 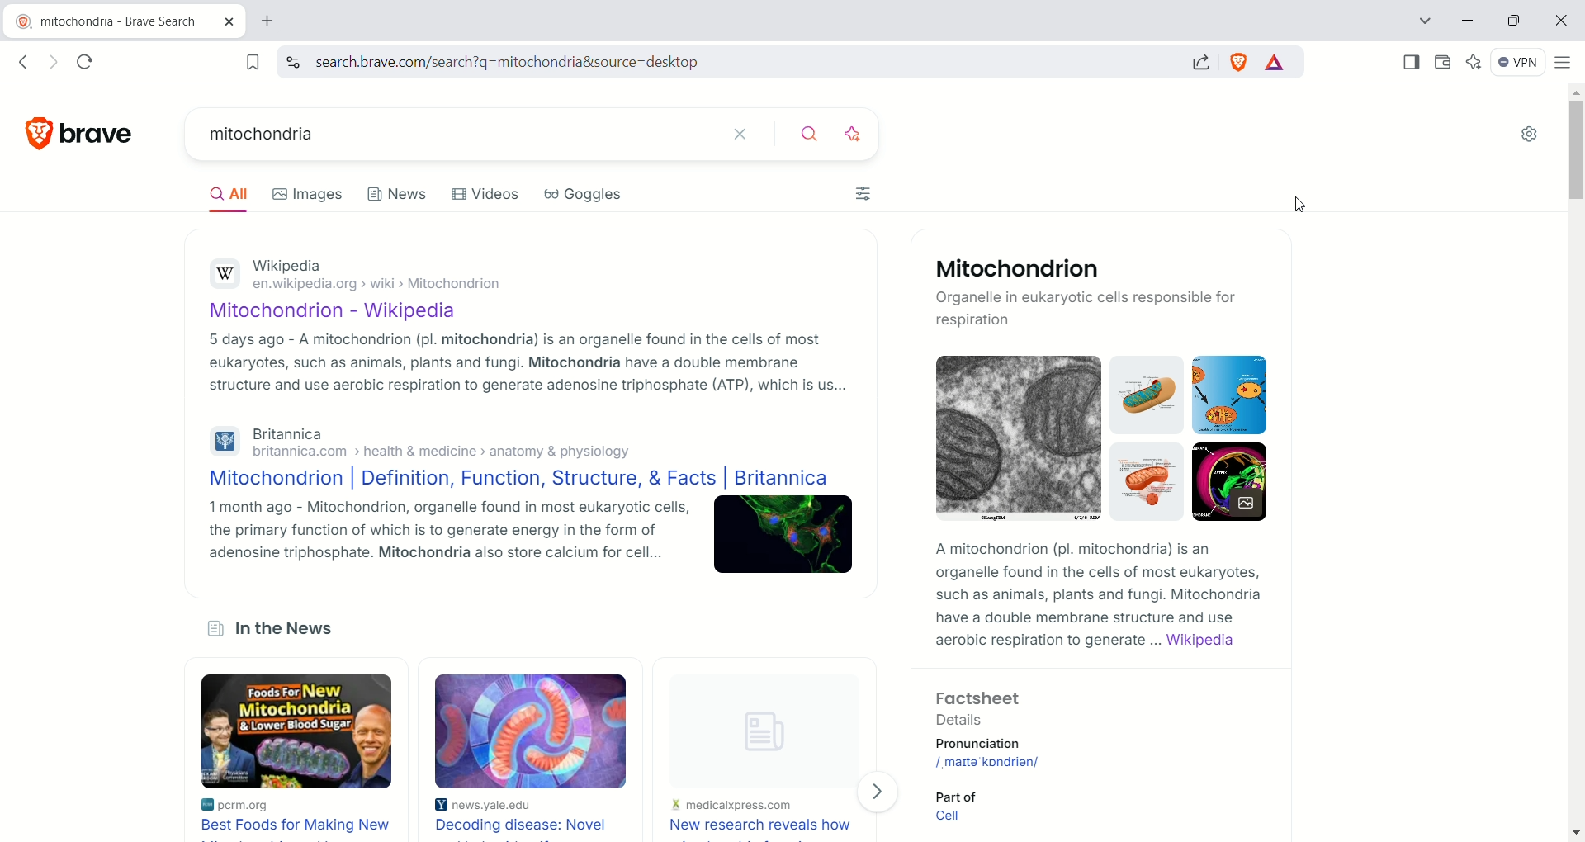 I want to click on share this page, so click(x=1201, y=62).